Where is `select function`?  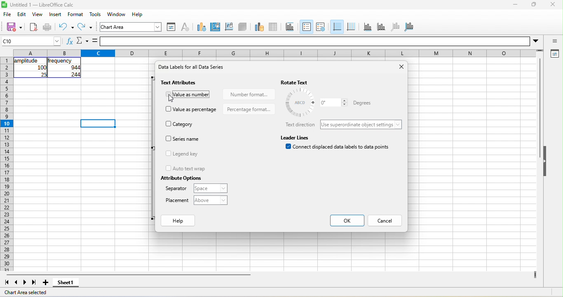 select function is located at coordinates (82, 42).